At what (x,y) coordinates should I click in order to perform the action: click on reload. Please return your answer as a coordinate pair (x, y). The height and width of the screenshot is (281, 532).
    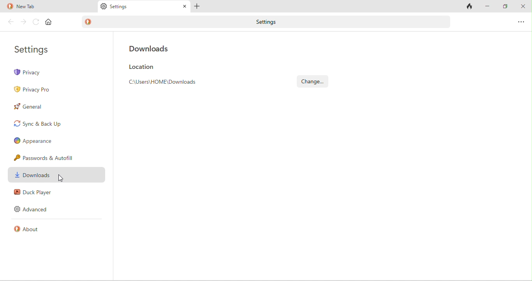
    Looking at the image, I should click on (38, 22).